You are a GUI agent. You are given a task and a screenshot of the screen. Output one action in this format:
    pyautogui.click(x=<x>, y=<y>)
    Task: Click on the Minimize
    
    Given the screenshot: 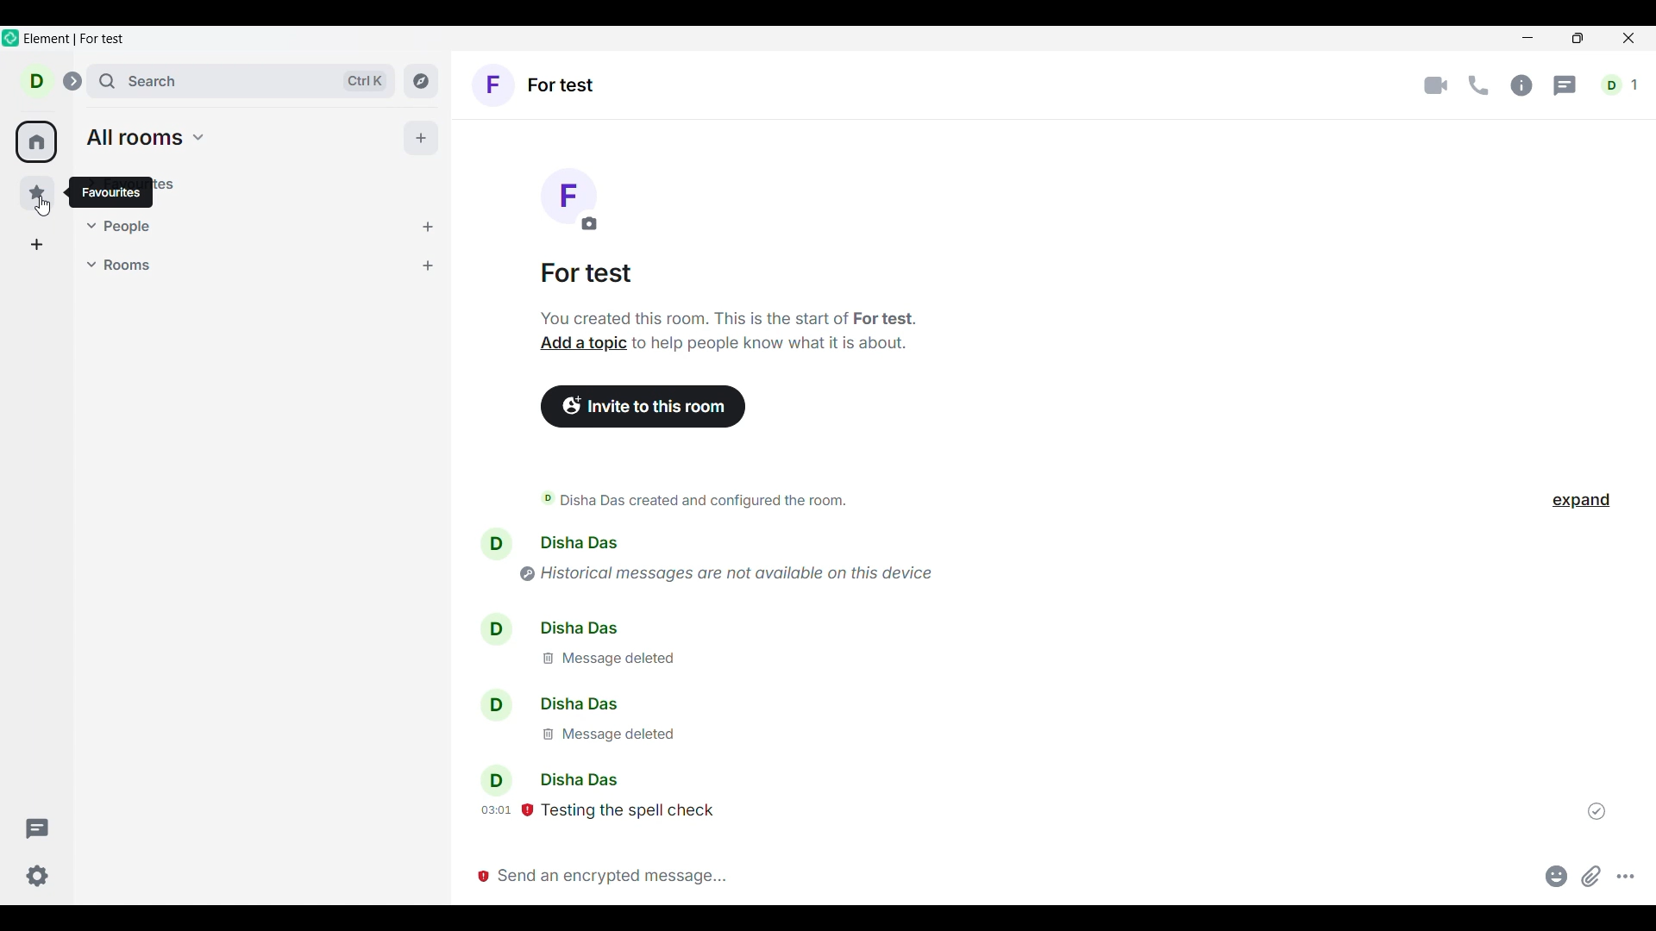 What is the action you would take?
    pyautogui.click(x=1529, y=41)
    